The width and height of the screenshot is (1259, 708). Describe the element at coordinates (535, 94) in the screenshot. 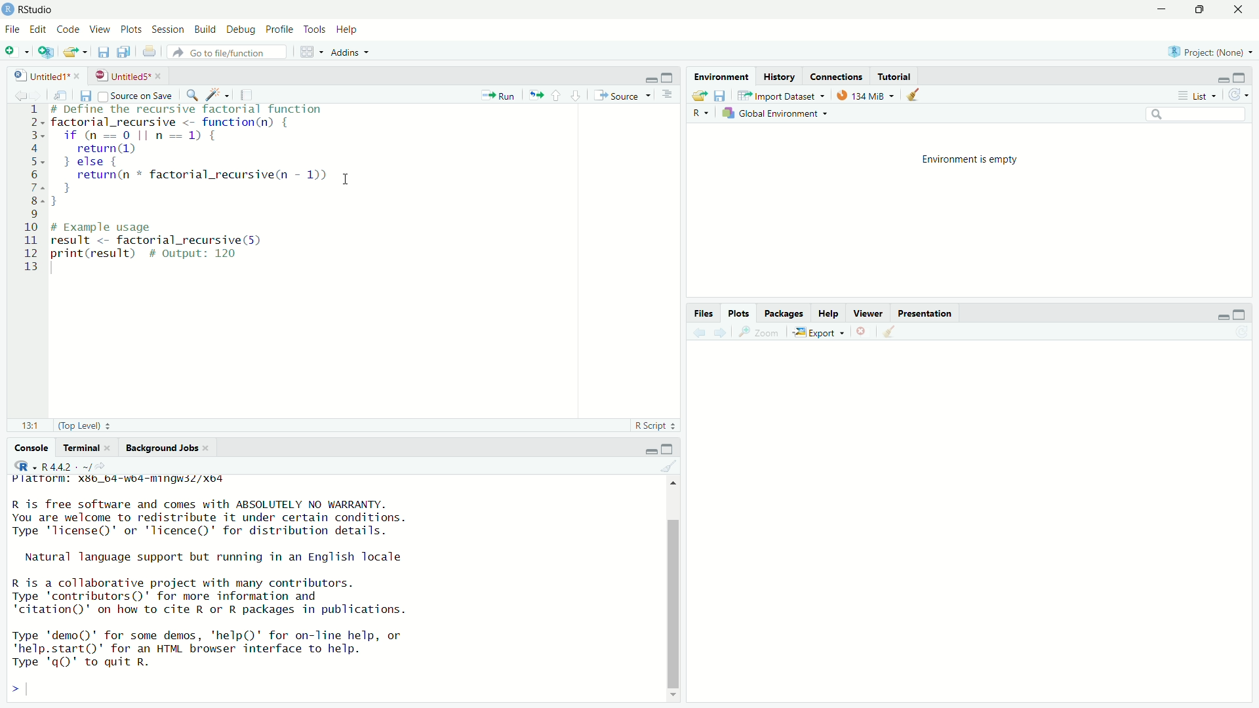

I see `Re-run the previous code region (Ctrl + Alt + P)` at that location.